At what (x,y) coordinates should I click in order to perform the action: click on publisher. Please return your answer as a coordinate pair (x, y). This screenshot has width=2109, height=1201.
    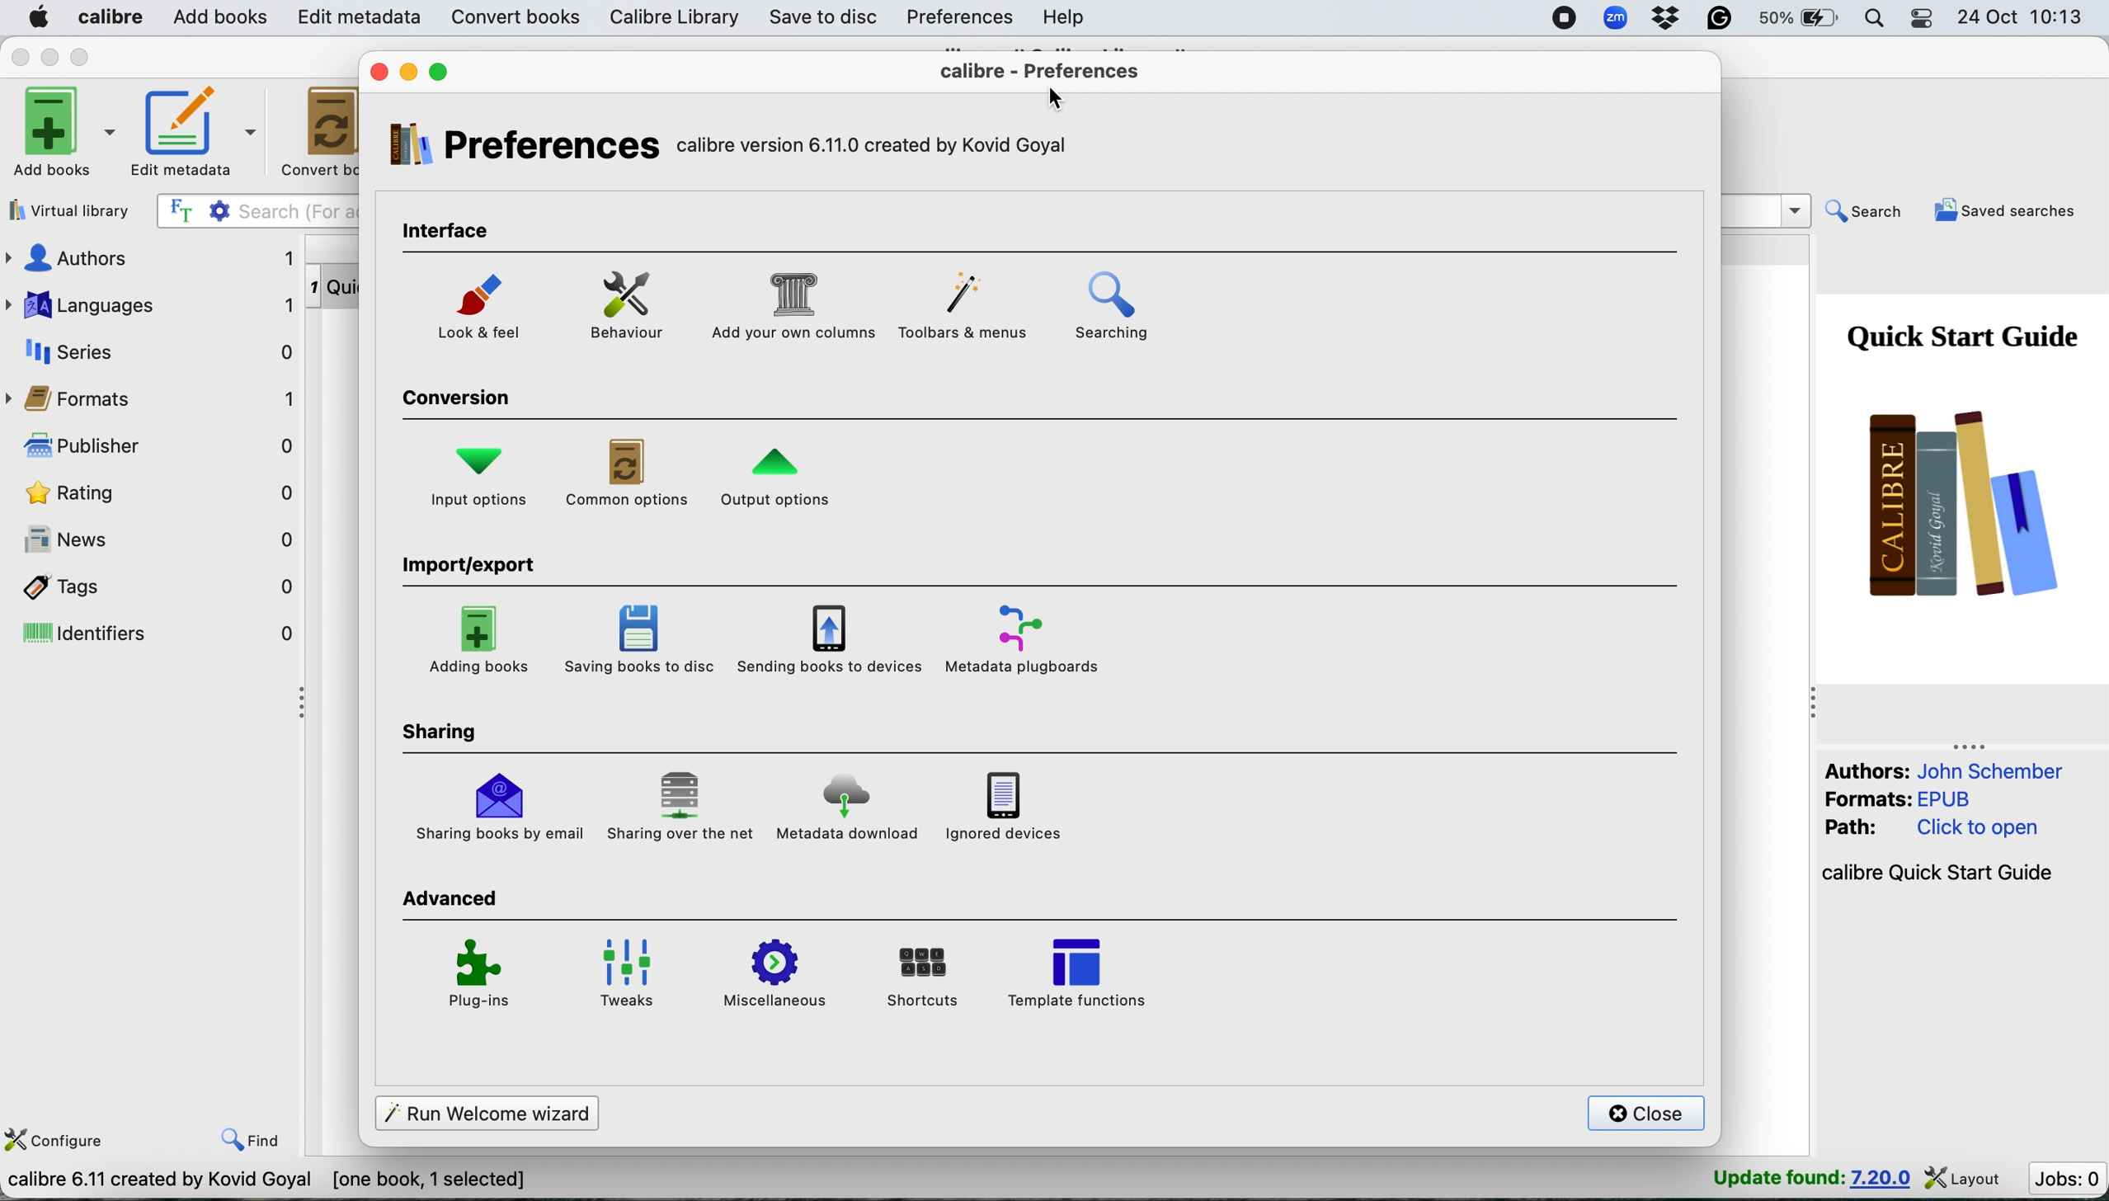
    Looking at the image, I should click on (157, 446).